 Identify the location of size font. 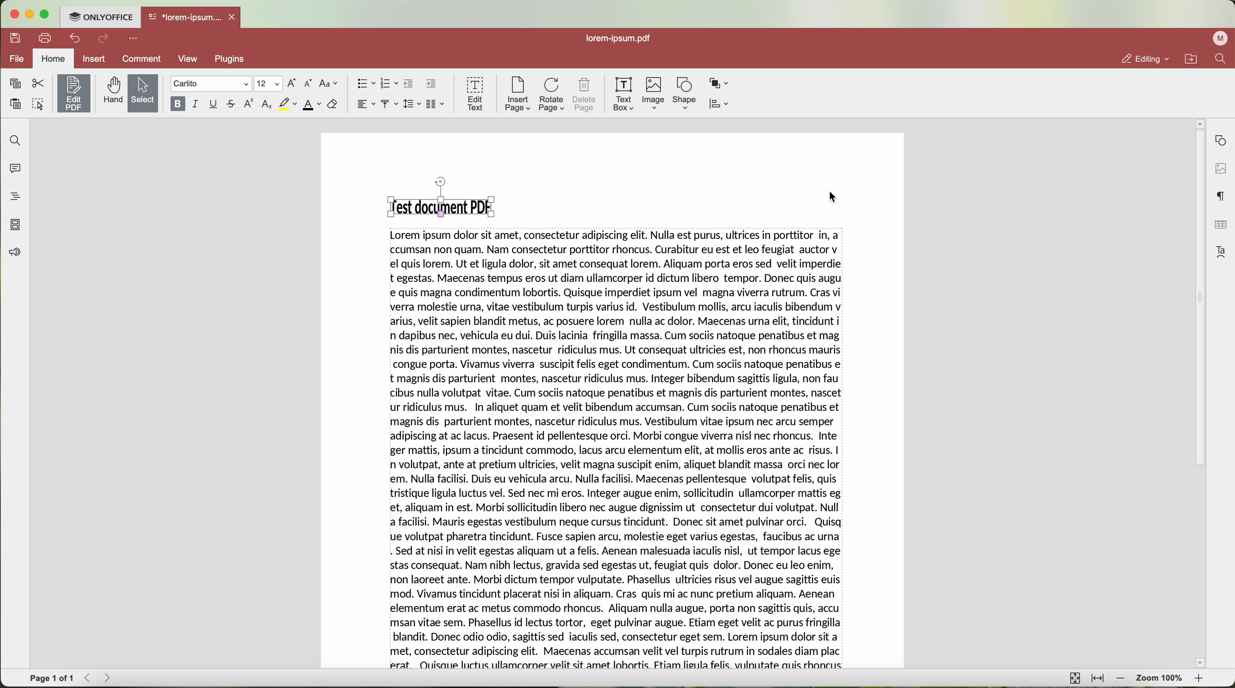
(267, 84).